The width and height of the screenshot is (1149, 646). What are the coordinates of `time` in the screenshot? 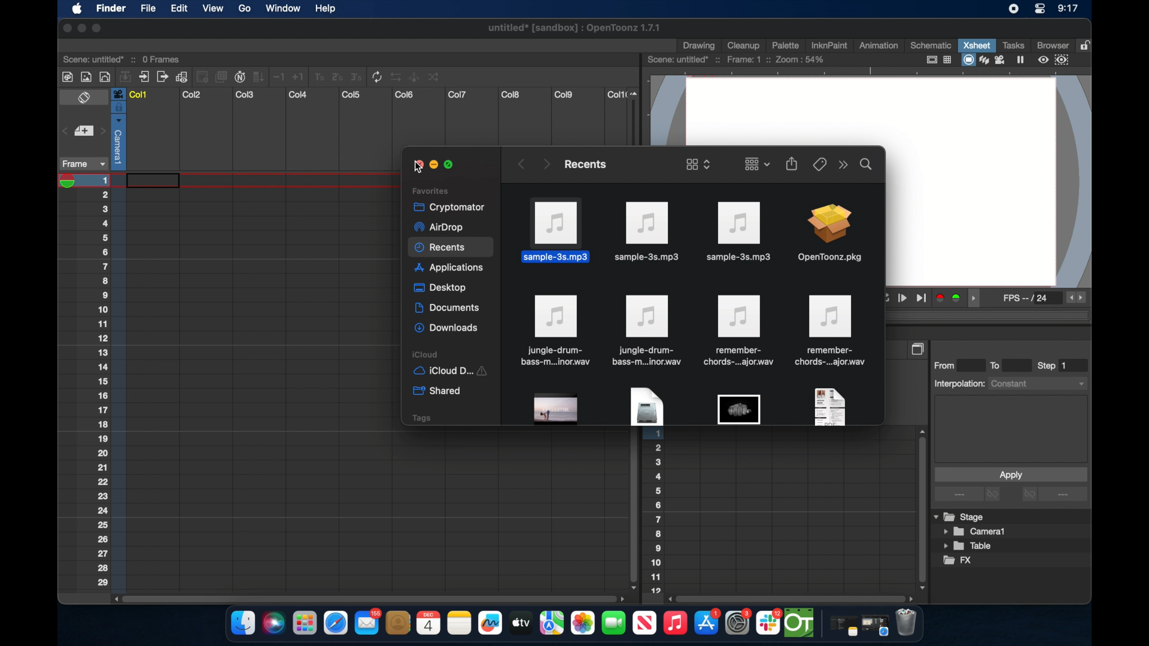 It's located at (1068, 10).